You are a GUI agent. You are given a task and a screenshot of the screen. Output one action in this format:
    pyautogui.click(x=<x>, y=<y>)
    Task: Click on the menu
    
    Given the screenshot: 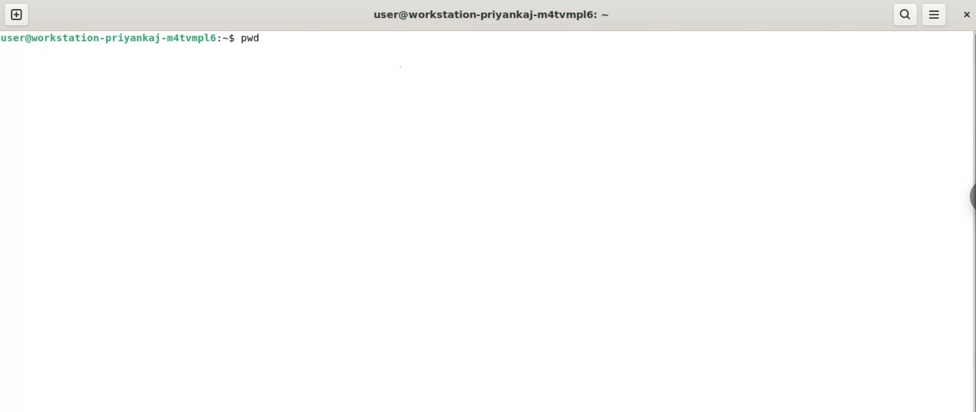 What is the action you would take?
    pyautogui.click(x=935, y=14)
    